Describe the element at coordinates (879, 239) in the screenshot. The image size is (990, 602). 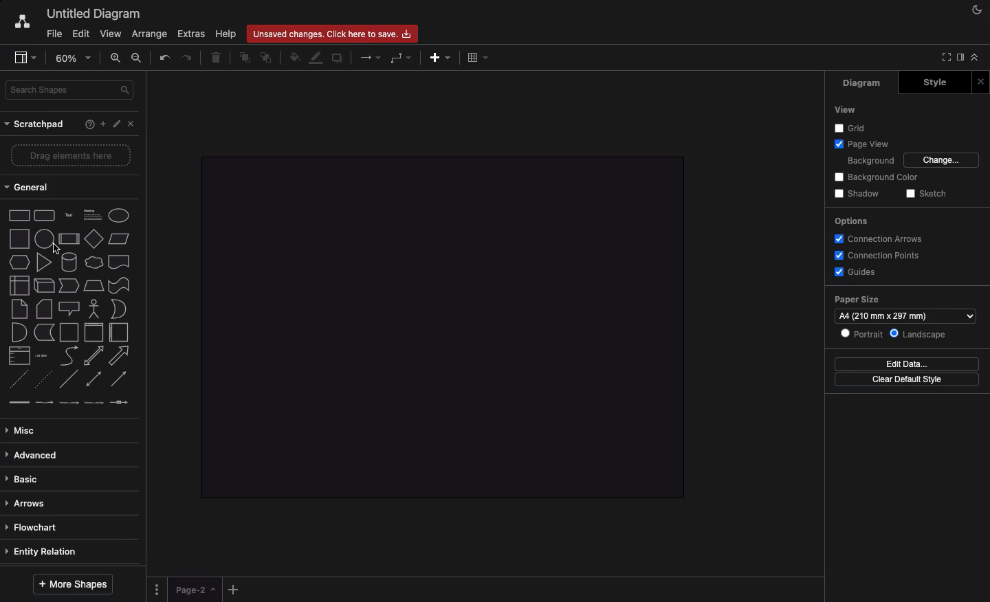
I see `Connection arrows` at that location.